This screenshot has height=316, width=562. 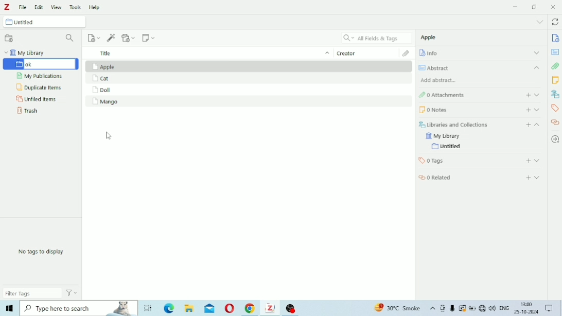 What do you see at coordinates (529, 125) in the screenshot?
I see `Add` at bounding box center [529, 125].